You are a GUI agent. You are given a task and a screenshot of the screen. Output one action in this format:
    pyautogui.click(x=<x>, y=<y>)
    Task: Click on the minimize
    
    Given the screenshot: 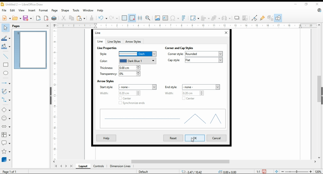 What is the action you would take?
    pyautogui.click(x=296, y=3)
    